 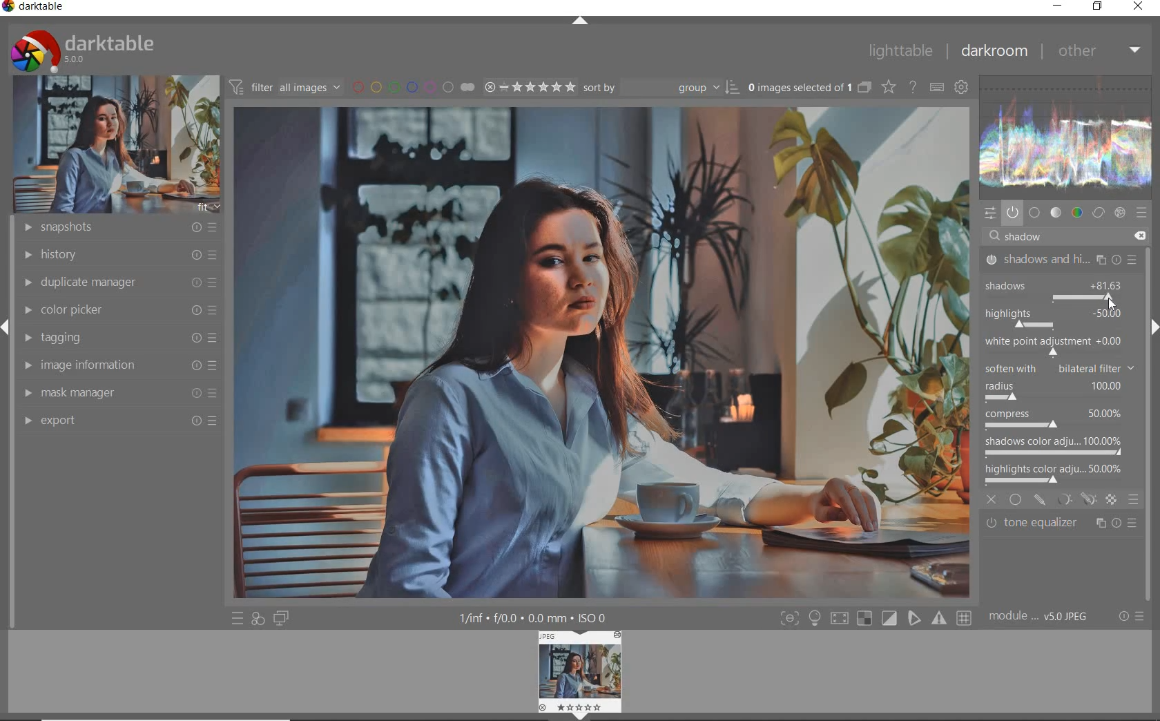 What do you see at coordinates (119, 394) in the screenshot?
I see `mask manager` at bounding box center [119, 394].